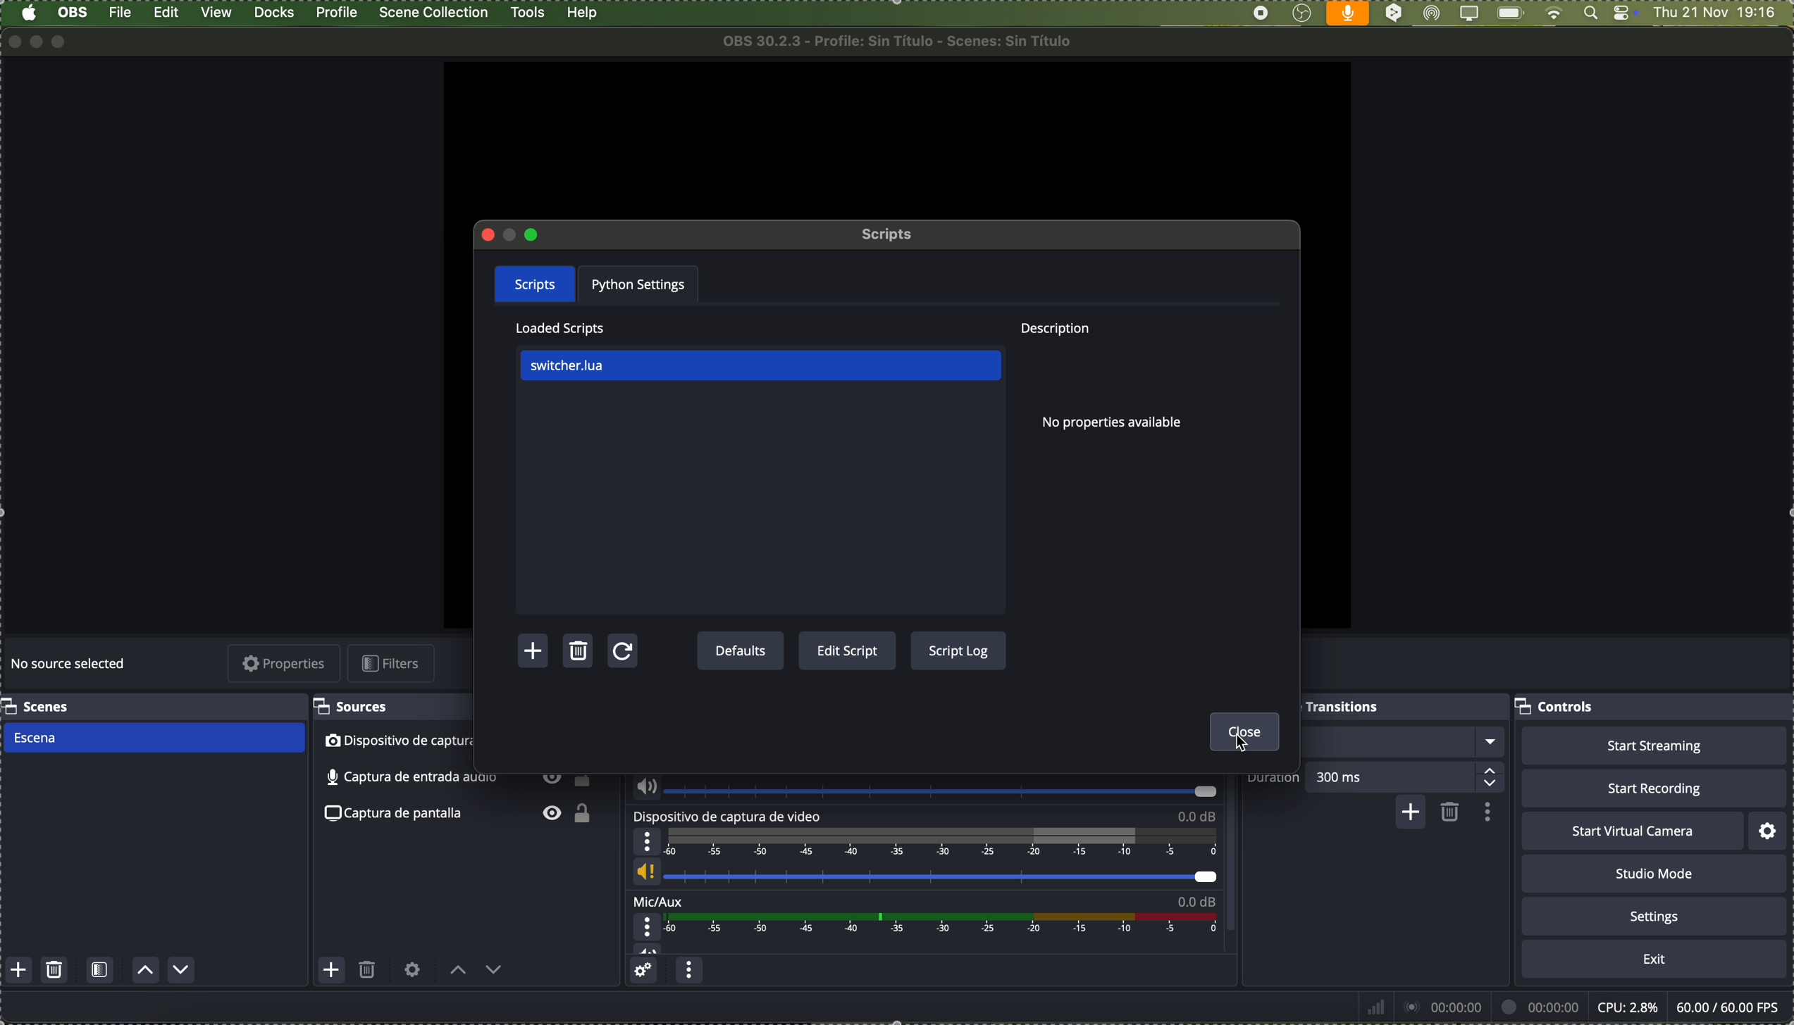 This screenshot has height=1025, width=1794. Describe the element at coordinates (412, 970) in the screenshot. I see `open source properties` at that location.